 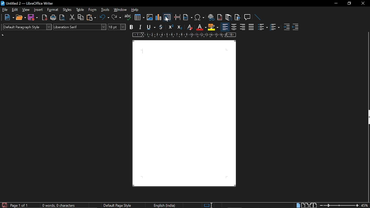 I want to click on insert chart, so click(x=140, y=17).